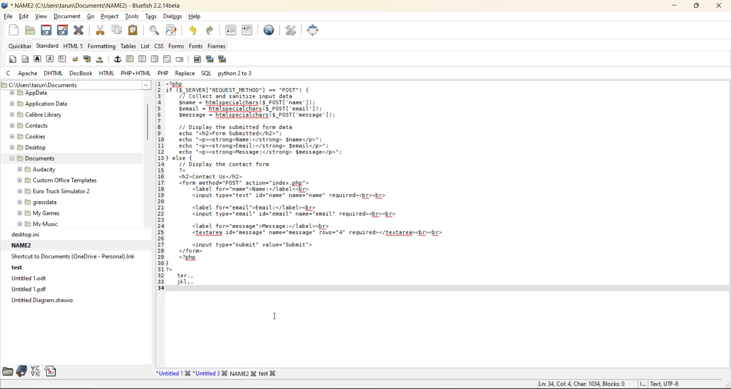  What do you see at coordinates (103, 47) in the screenshot?
I see `formatting` at bounding box center [103, 47].